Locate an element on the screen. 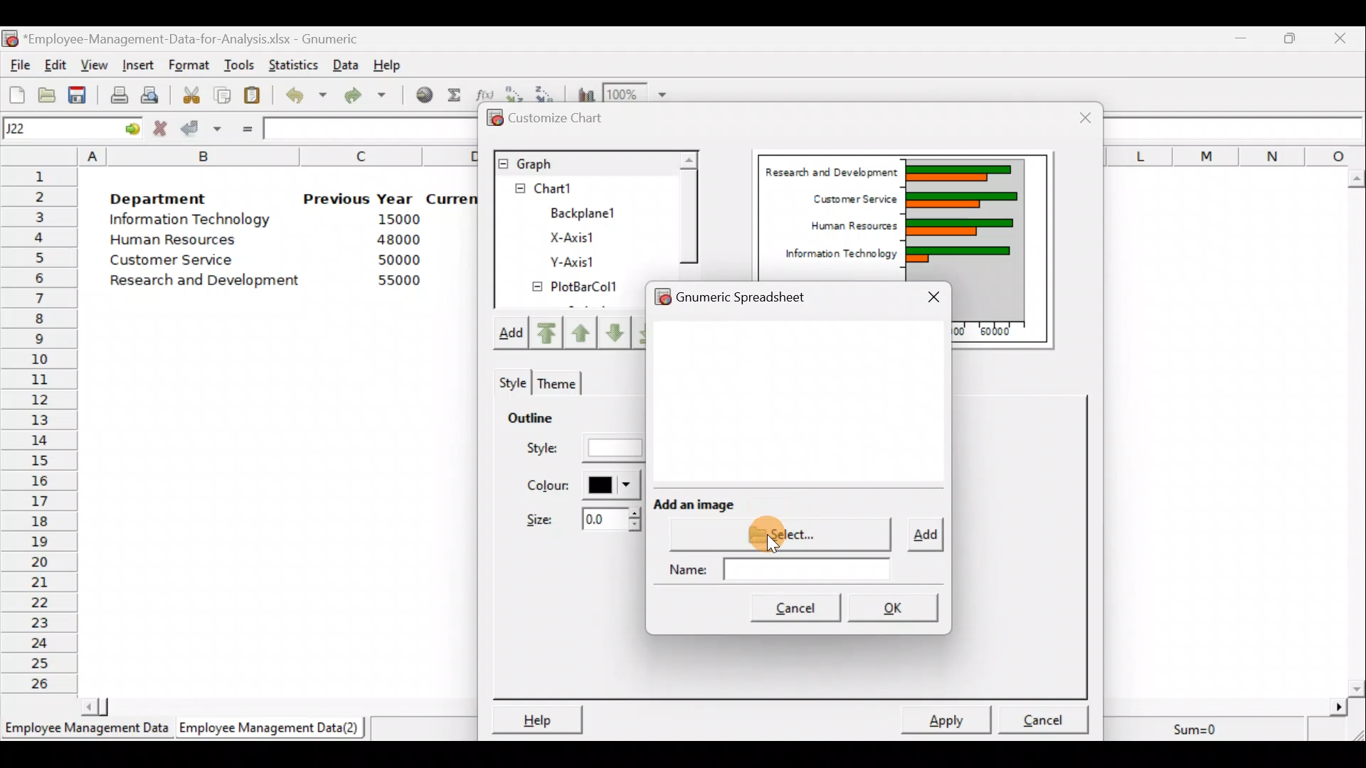  Research and development is located at coordinates (206, 279).